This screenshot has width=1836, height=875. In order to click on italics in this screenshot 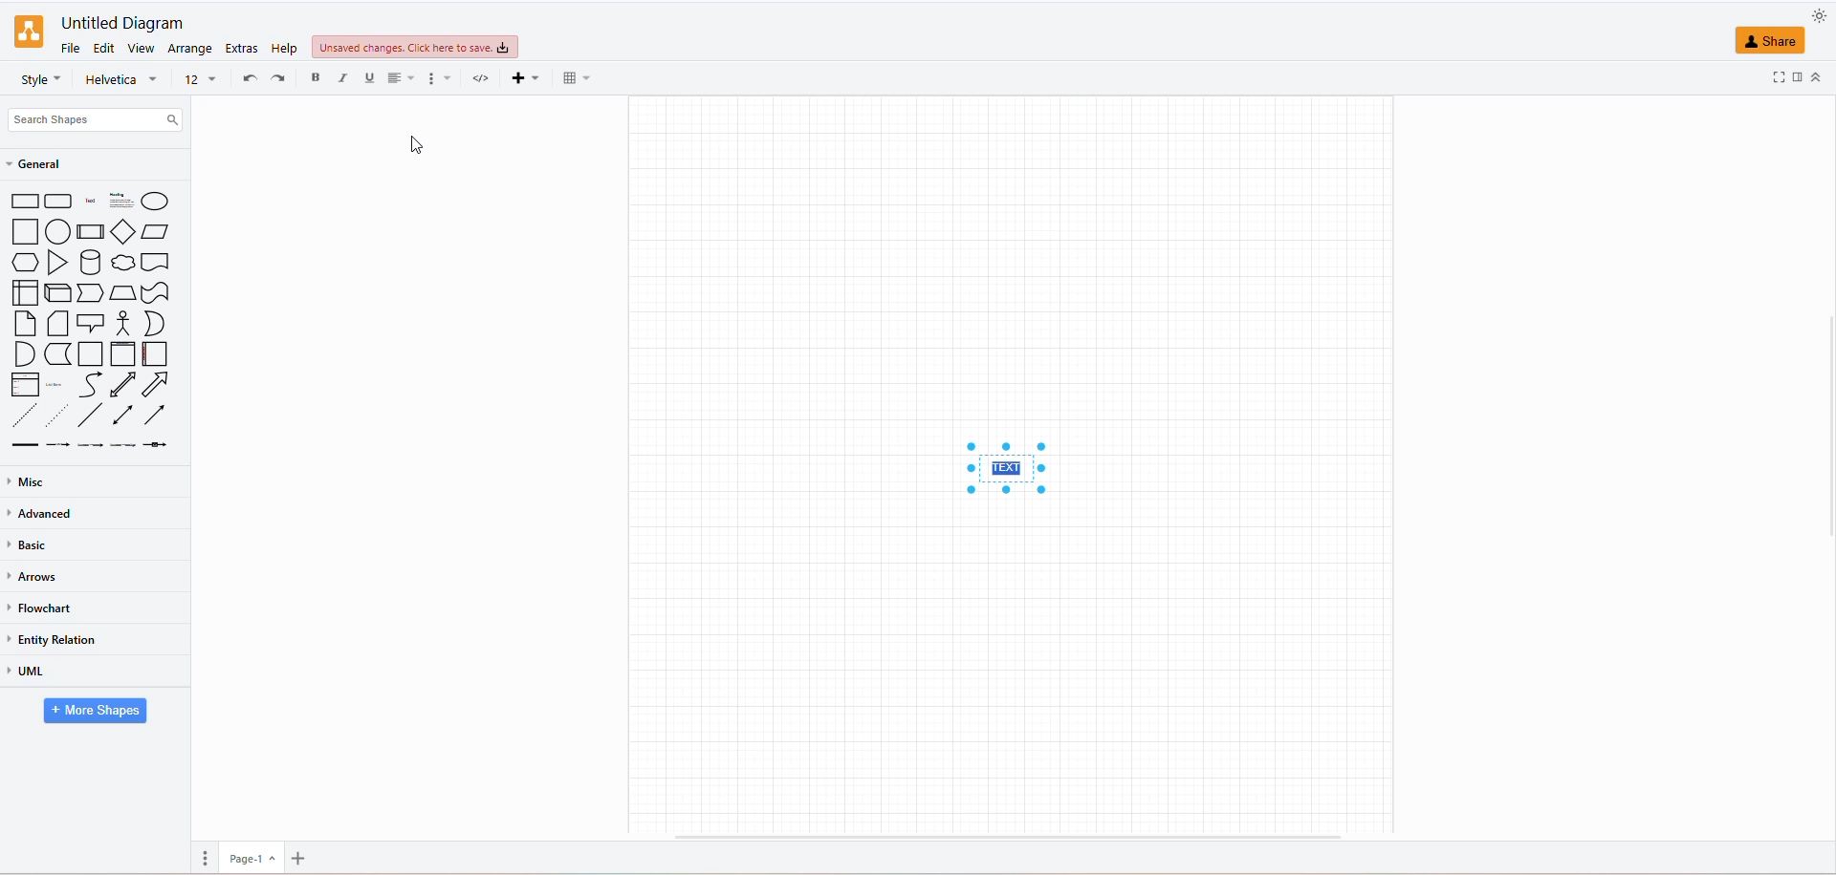, I will do `click(343, 77)`.